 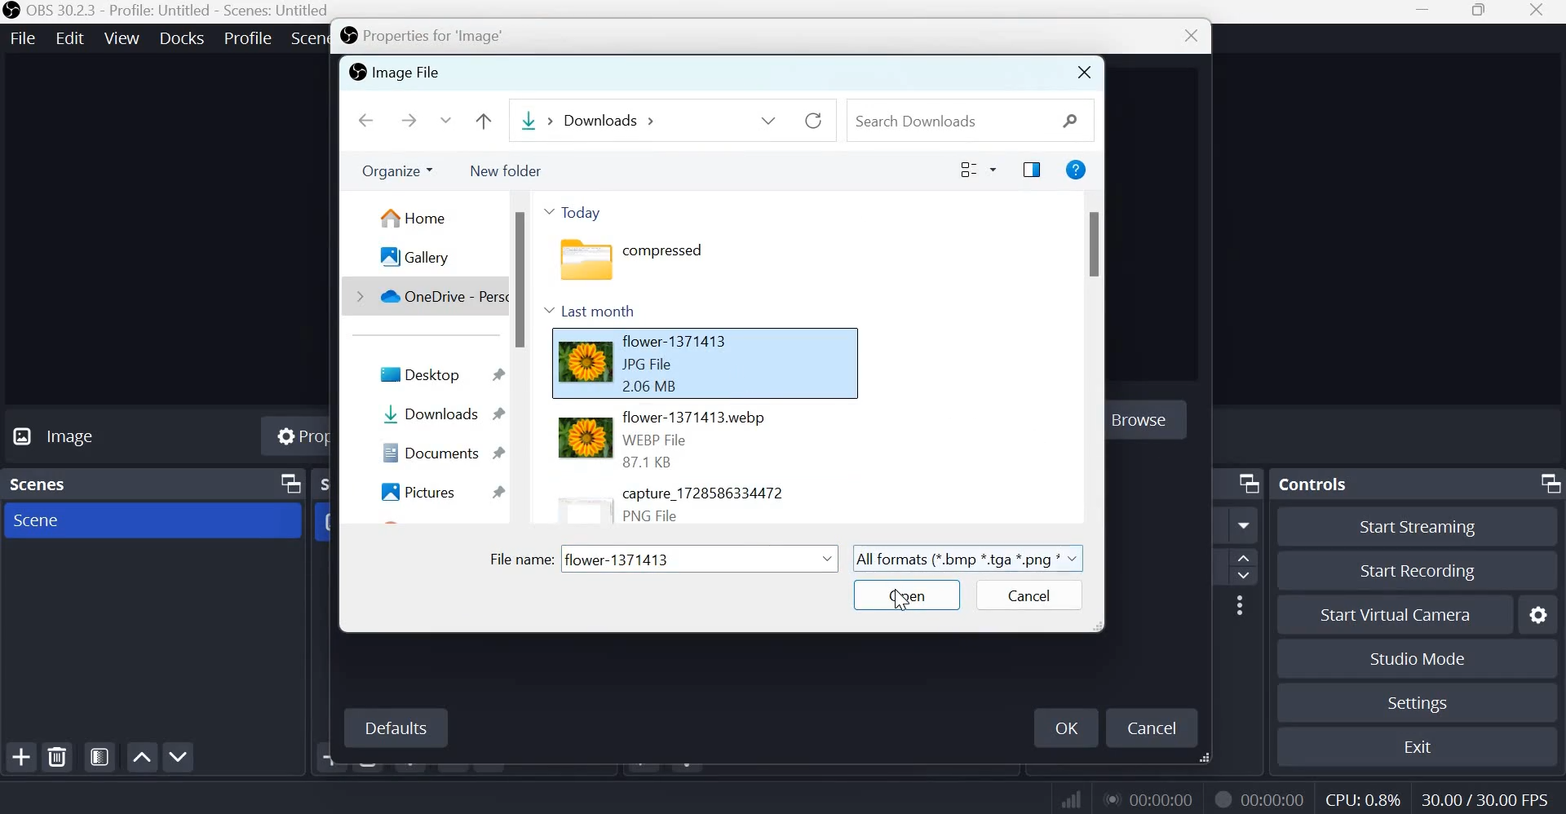 What do you see at coordinates (1153, 421) in the screenshot?
I see `Browse` at bounding box center [1153, 421].